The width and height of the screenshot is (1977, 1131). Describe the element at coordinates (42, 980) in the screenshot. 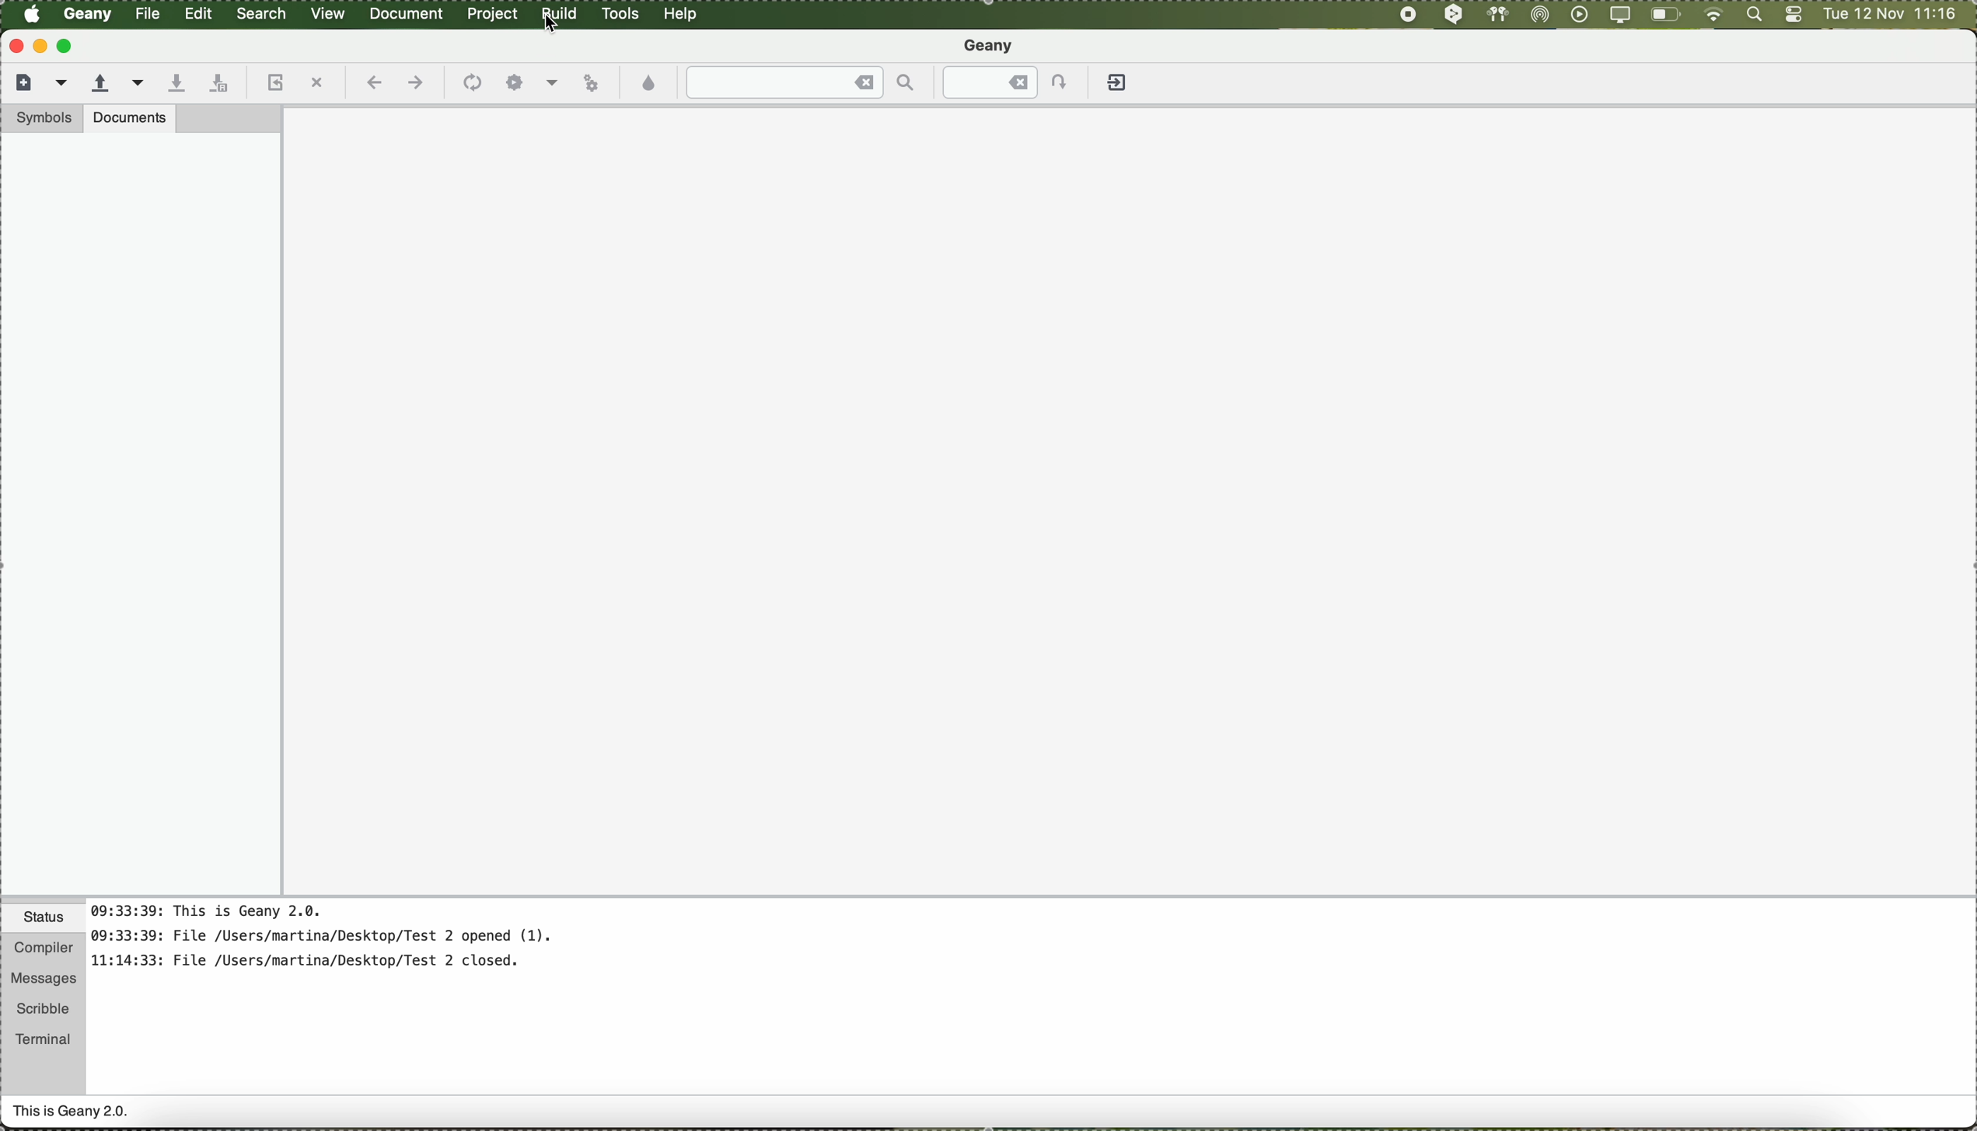

I see `messages` at that location.